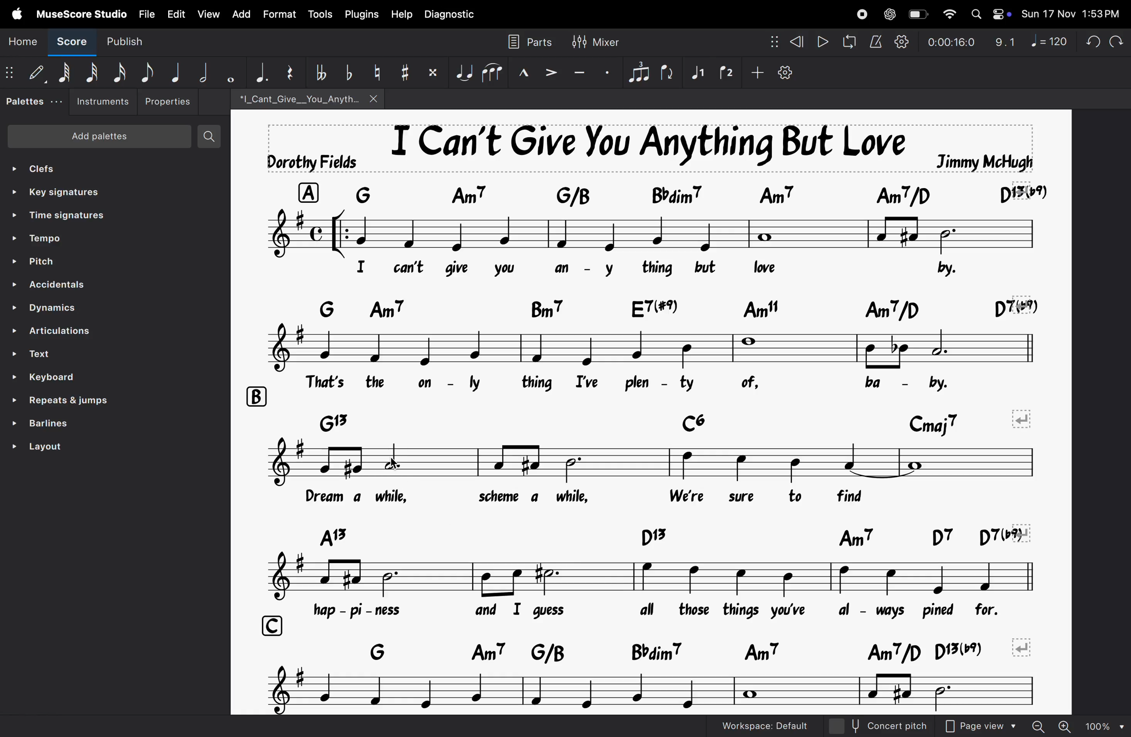 The height and width of the screenshot is (737, 1131). I want to click on tools, so click(317, 15).